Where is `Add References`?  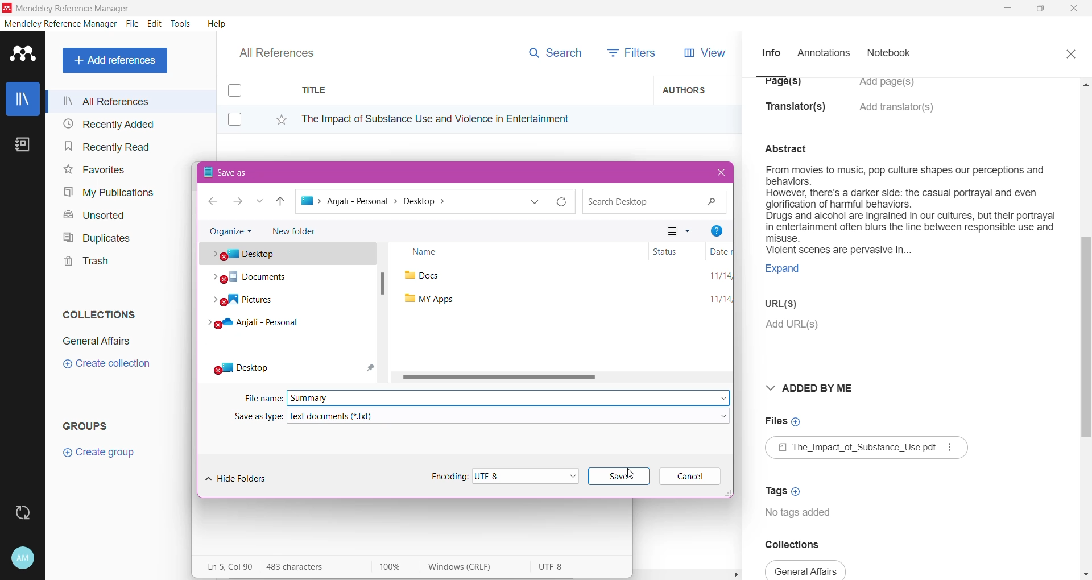
Add References is located at coordinates (117, 60).